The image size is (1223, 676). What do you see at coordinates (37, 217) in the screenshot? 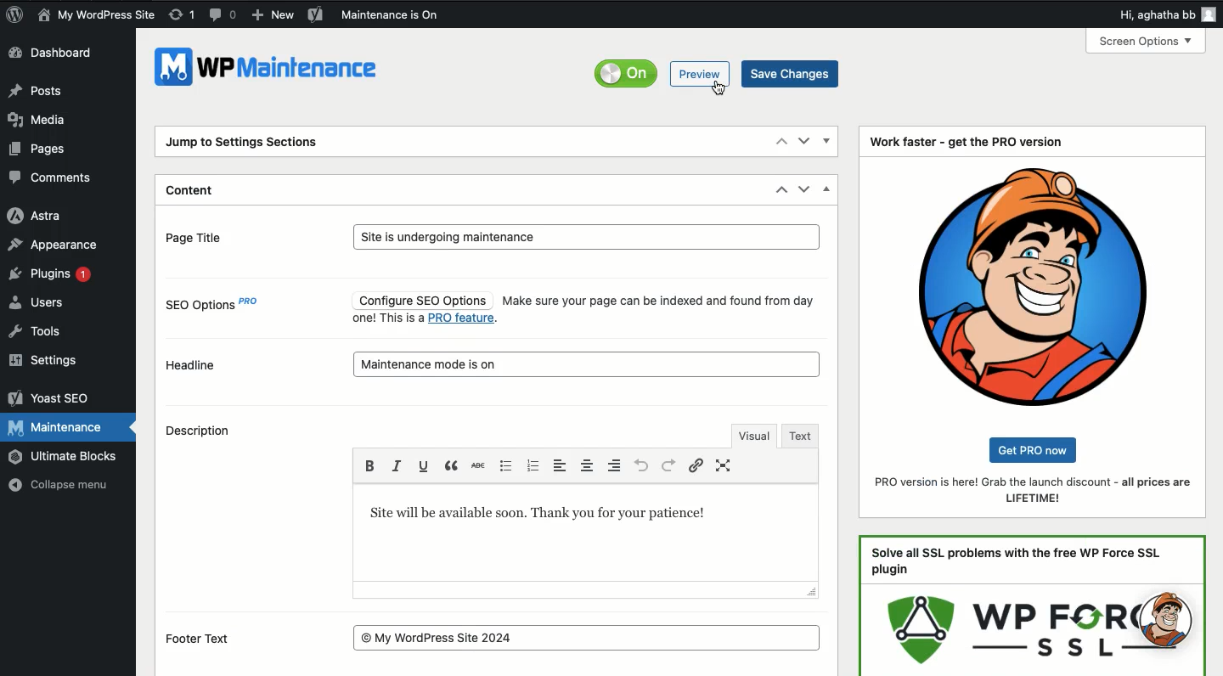
I see `Astra` at bounding box center [37, 217].